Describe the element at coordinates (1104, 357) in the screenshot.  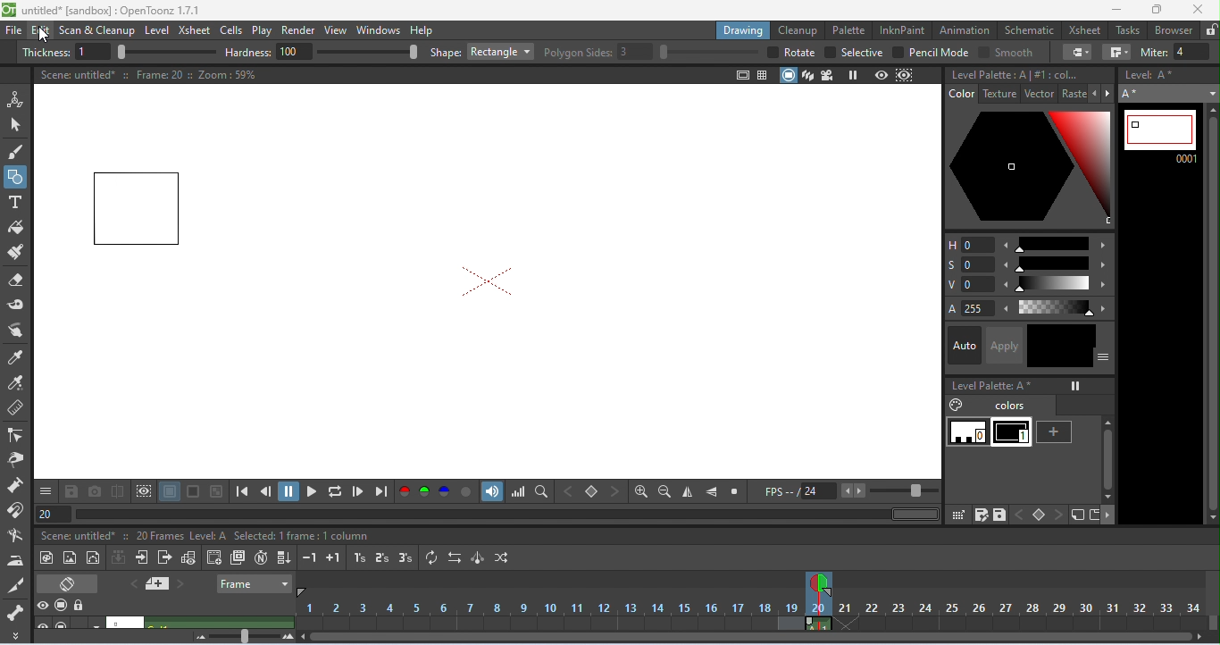
I see `show or hide` at that location.